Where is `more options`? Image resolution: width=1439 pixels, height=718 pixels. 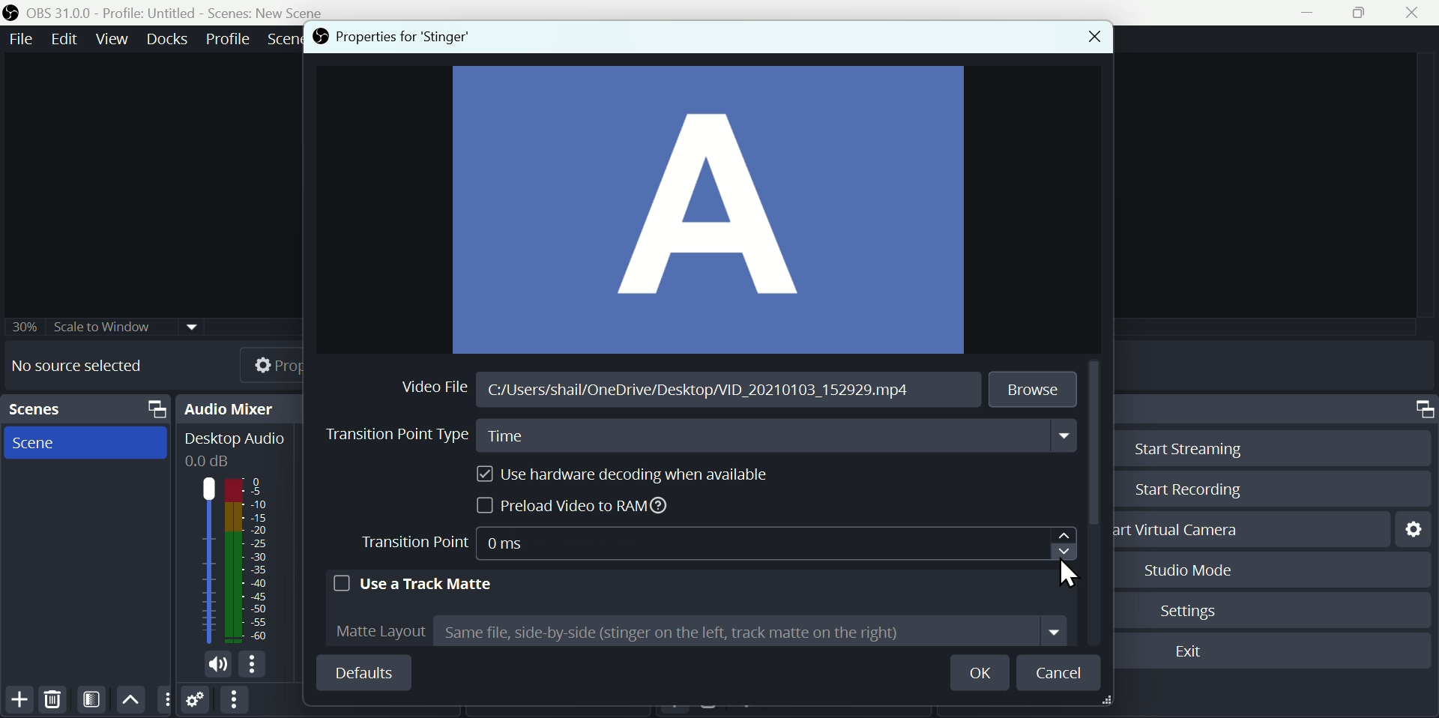 more options is located at coordinates (256, 666).